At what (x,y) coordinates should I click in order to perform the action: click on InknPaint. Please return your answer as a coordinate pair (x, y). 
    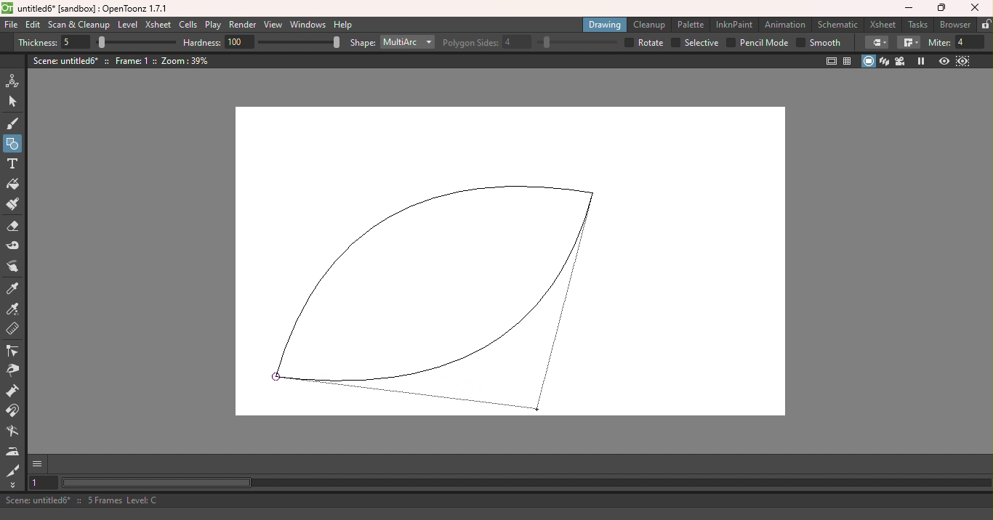
    Looking at the image, I should click on (734, 25).